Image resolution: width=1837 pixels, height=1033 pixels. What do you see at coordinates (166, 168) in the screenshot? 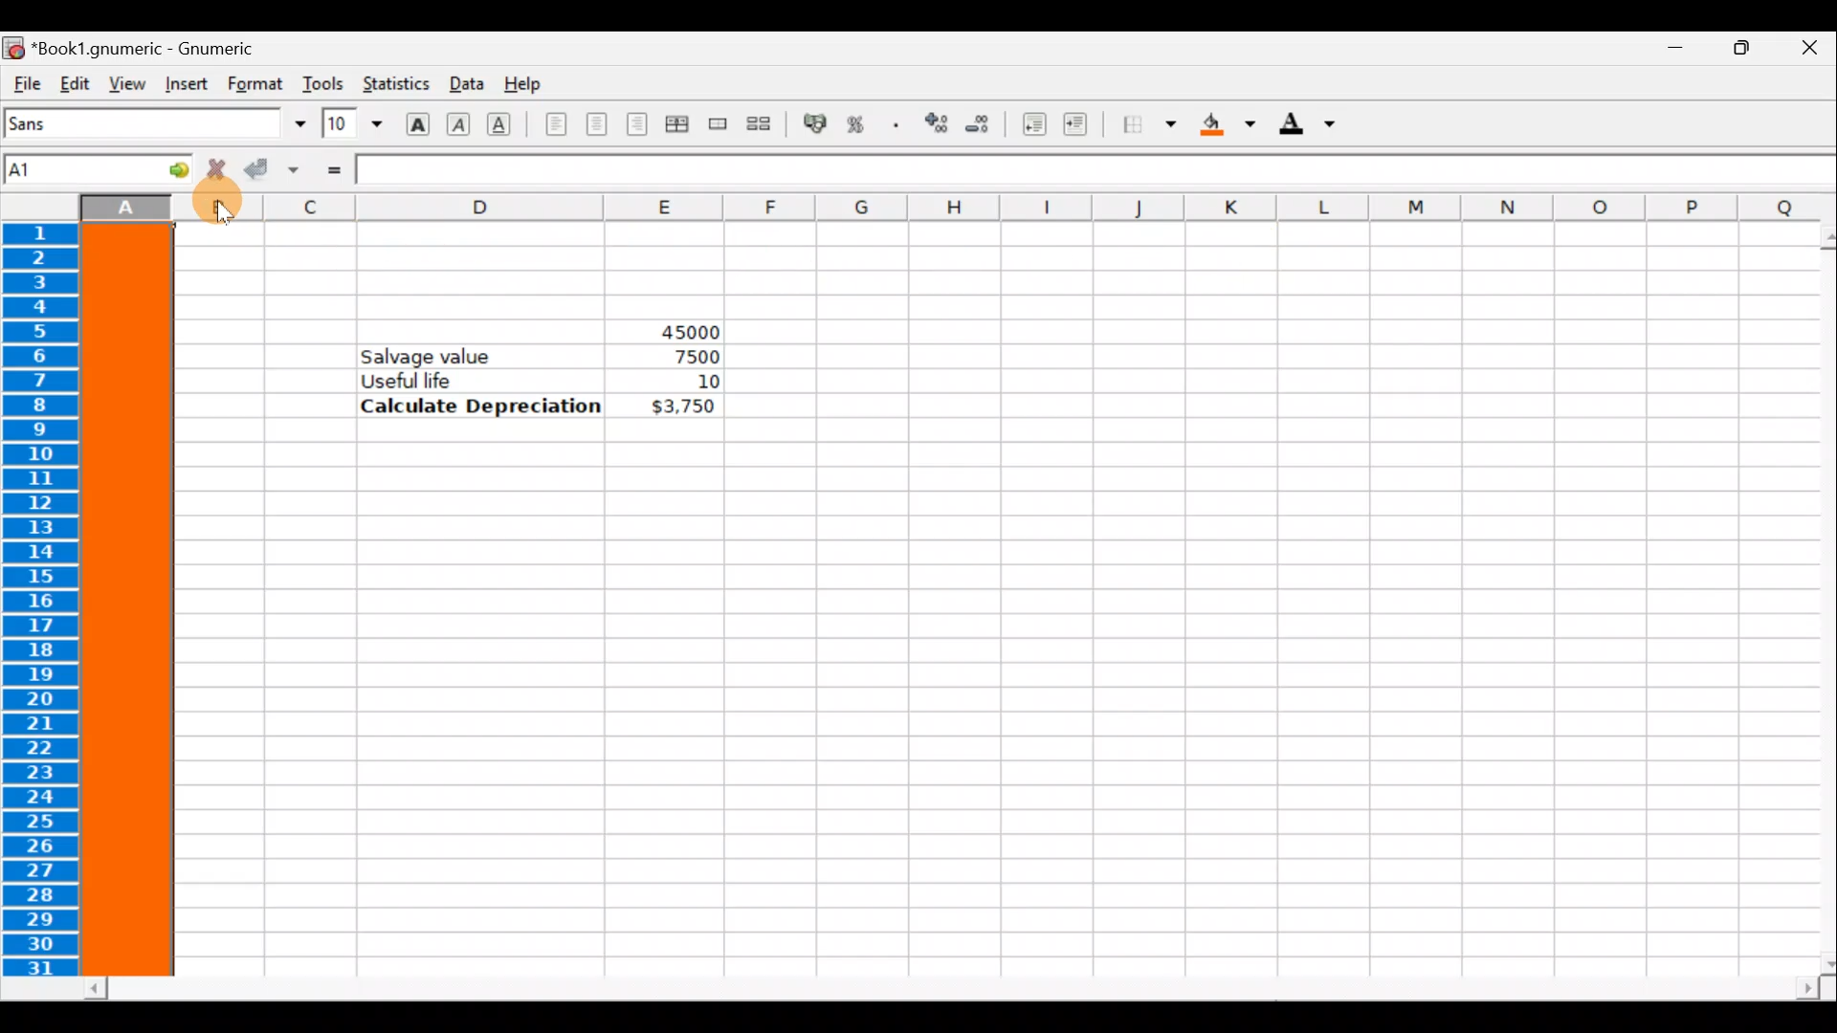
I see `Go to` at bounding box center [166, 168].